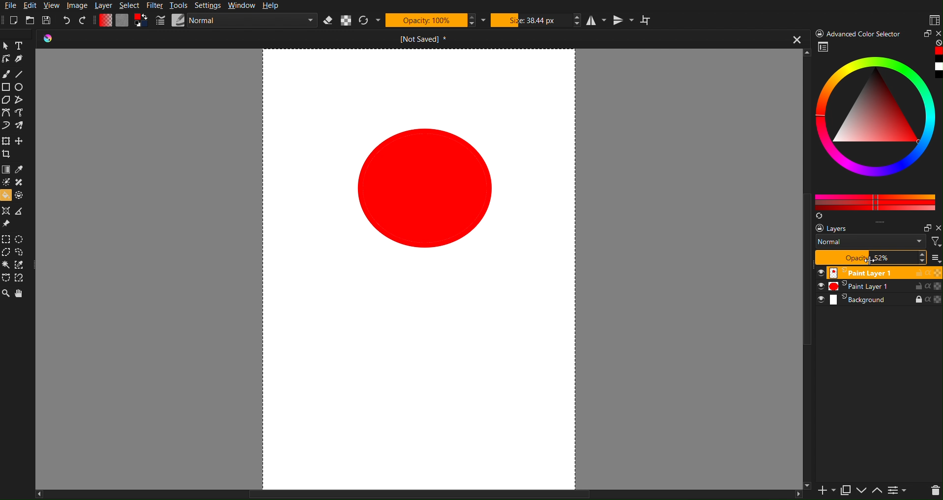 The image size is (943, 500). What do you see at coordinates (875, 201) in the screenshot?
I see `Color Pallet` at bounding box center [875, 201].